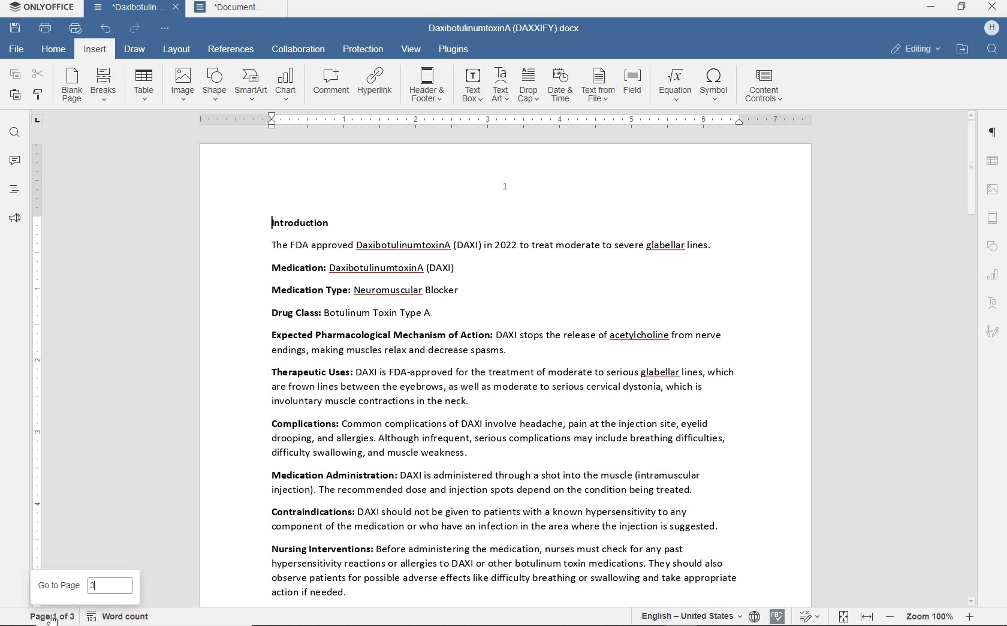  I want to click on field, so click(634, 86).